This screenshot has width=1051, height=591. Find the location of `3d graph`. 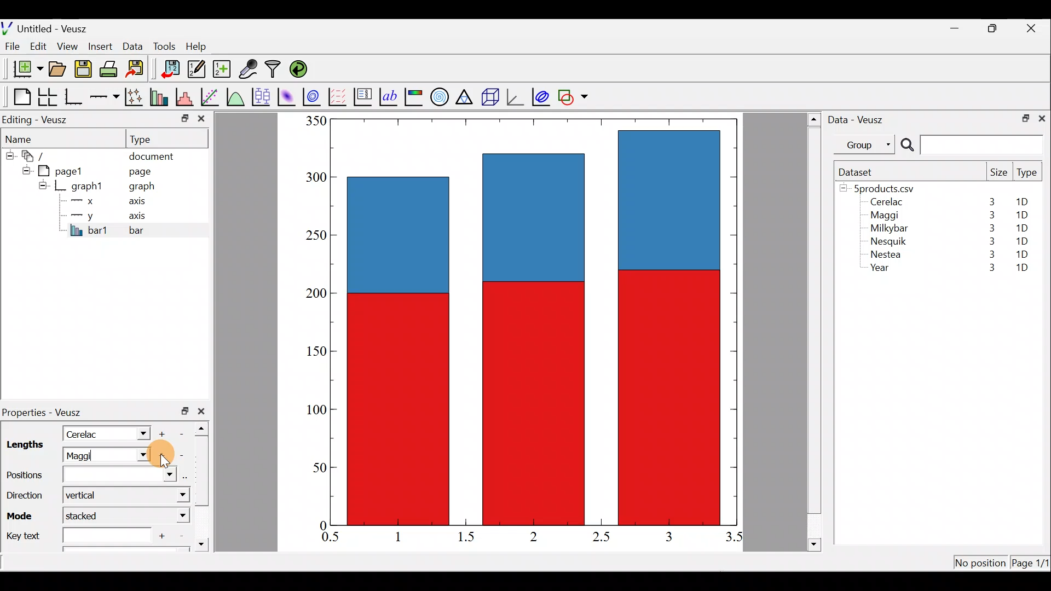

3d graph is located at coordinates (515, 96).